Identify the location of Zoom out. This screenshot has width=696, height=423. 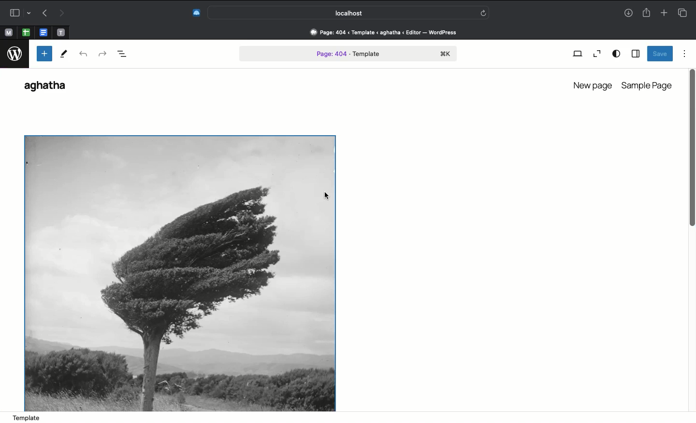
(595, 54).